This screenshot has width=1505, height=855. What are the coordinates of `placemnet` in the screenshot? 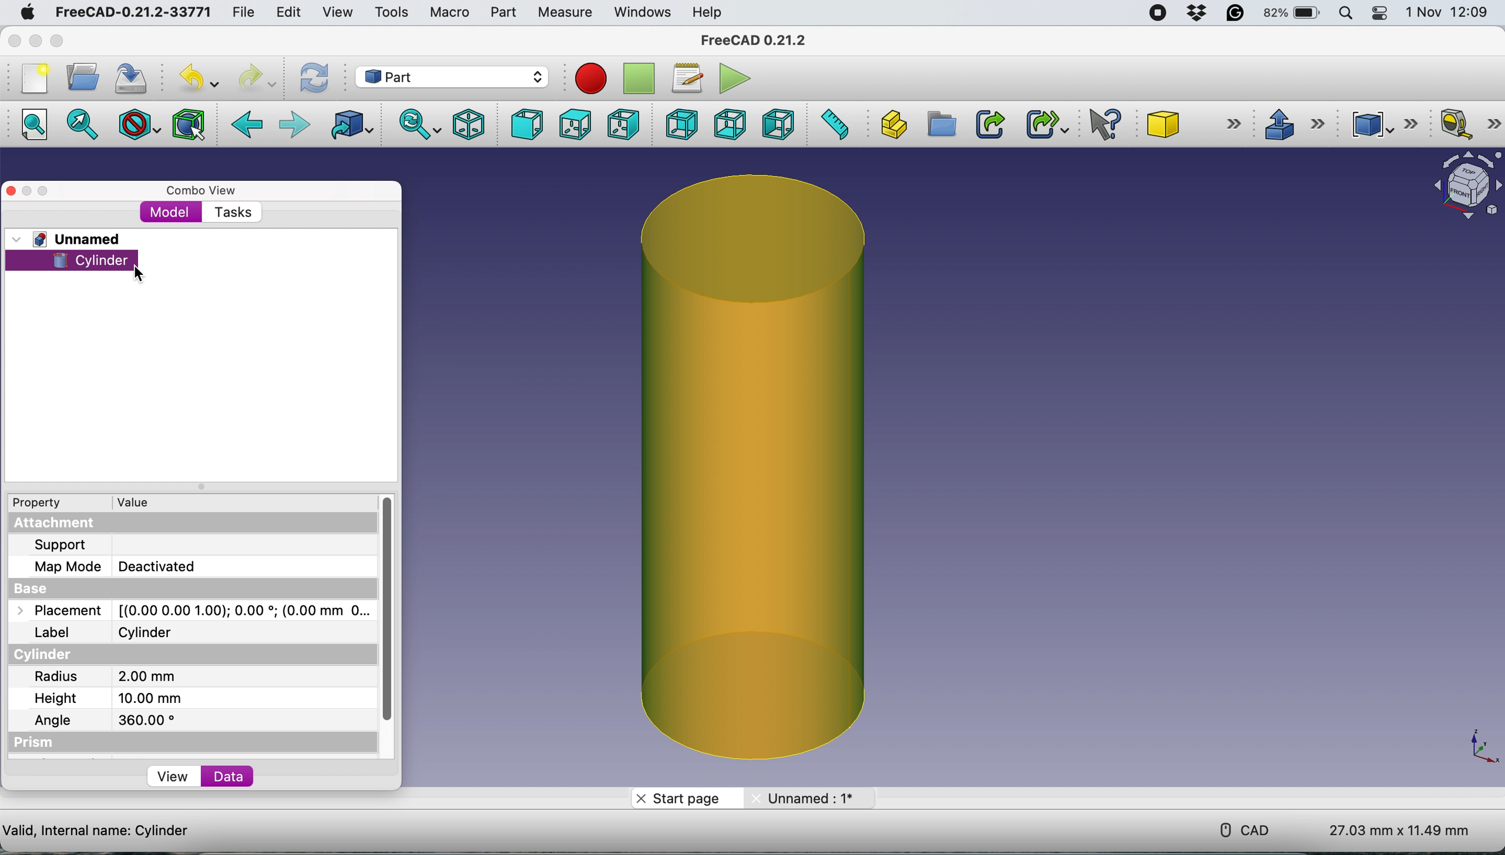 It's located at (196, 610).